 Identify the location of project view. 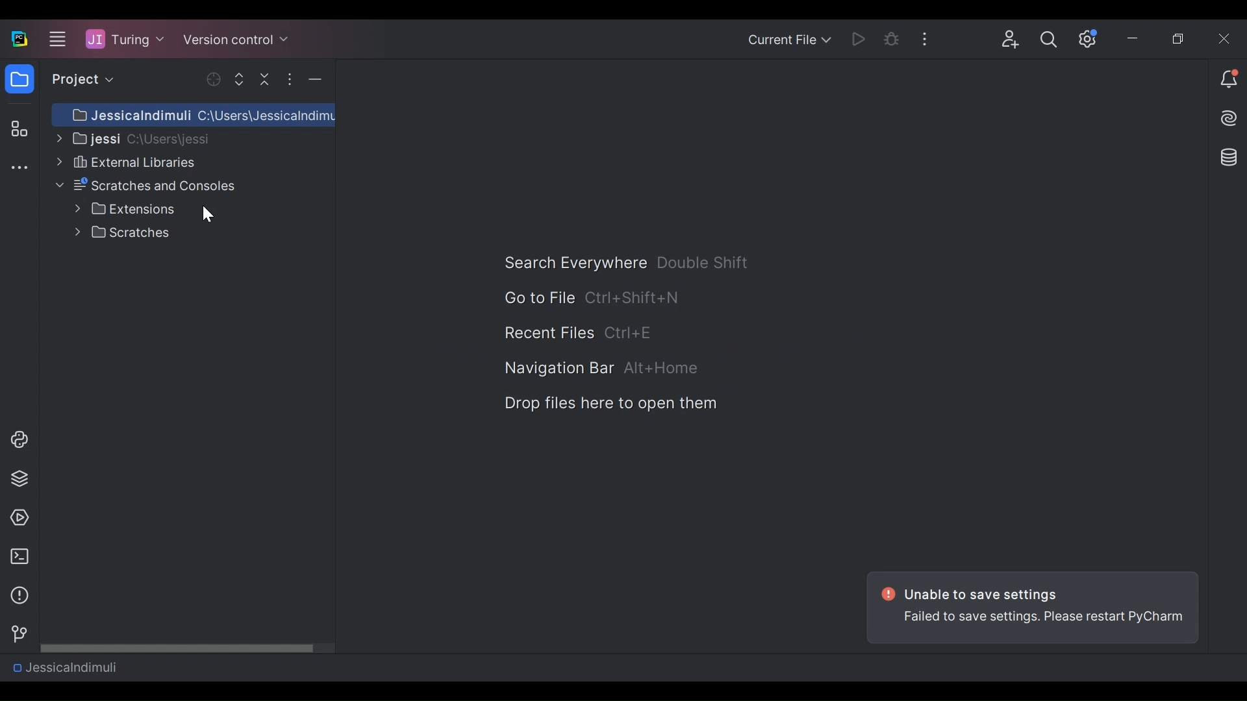
(79, 79).